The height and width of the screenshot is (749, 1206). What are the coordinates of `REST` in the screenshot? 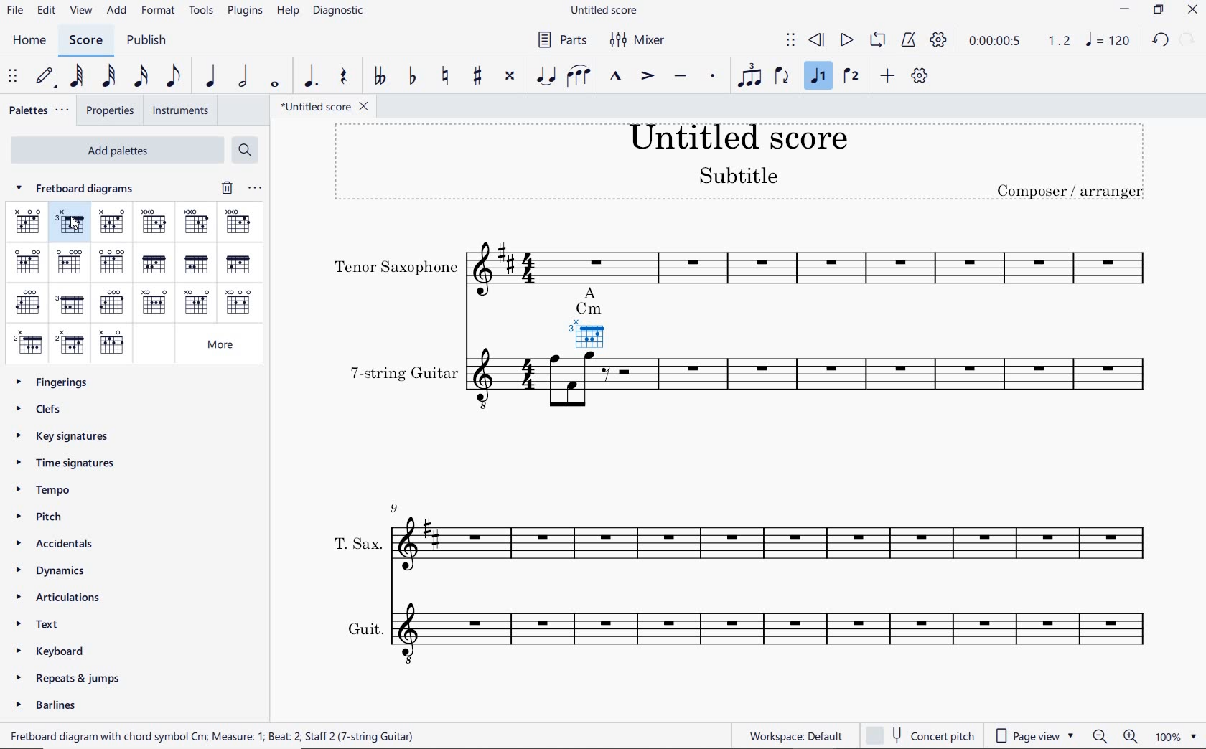 It's located at (347, 76).